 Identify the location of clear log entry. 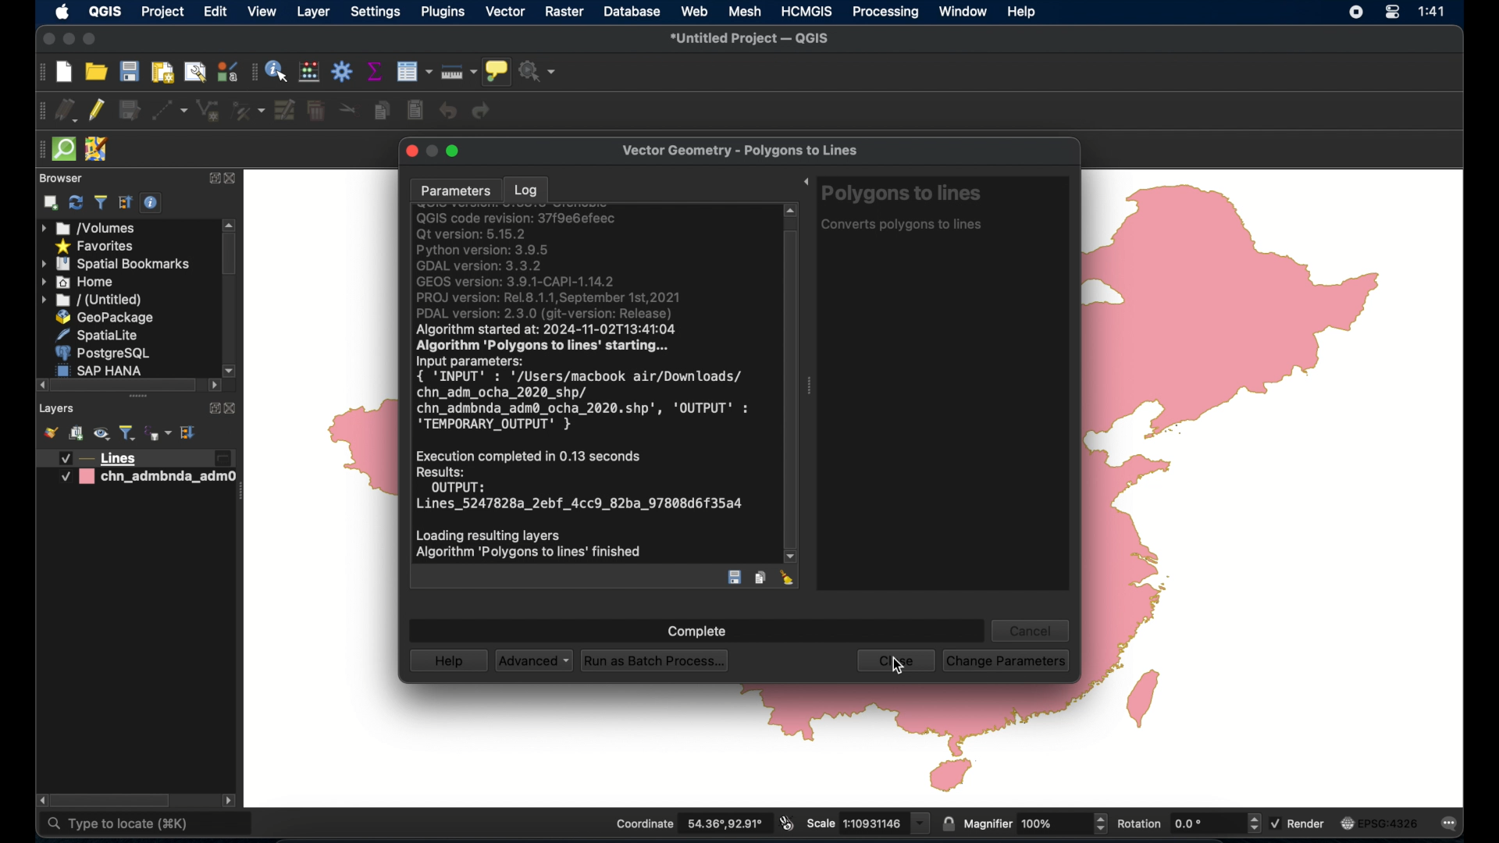
(789, 577).